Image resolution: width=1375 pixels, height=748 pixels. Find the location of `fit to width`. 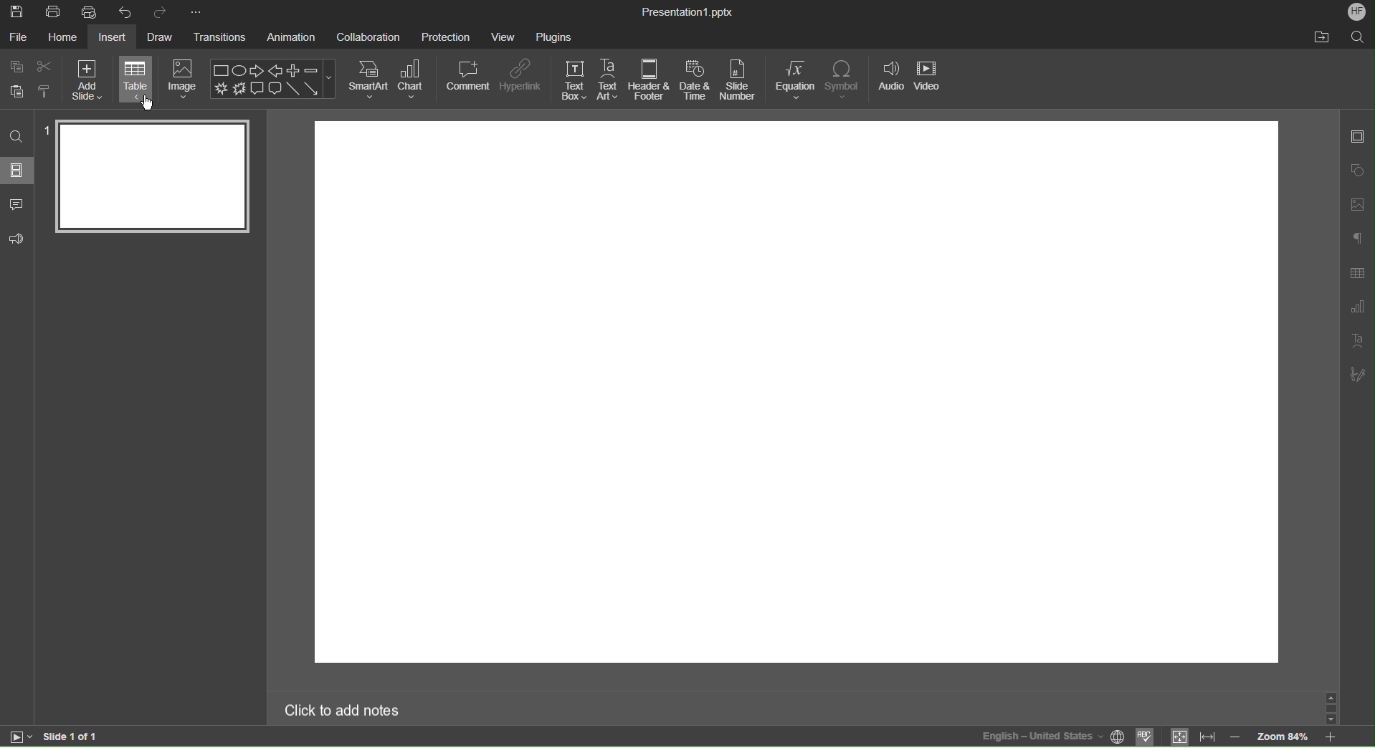

fit to width is located at coordinates (1208, 736).